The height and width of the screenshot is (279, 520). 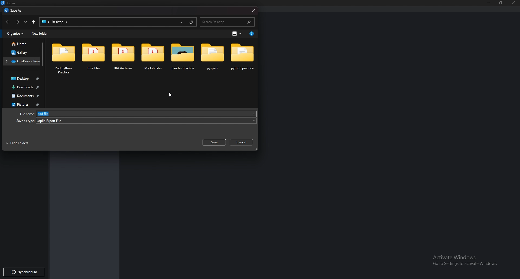 I want to click on Resize, so click(x=500, y=3).